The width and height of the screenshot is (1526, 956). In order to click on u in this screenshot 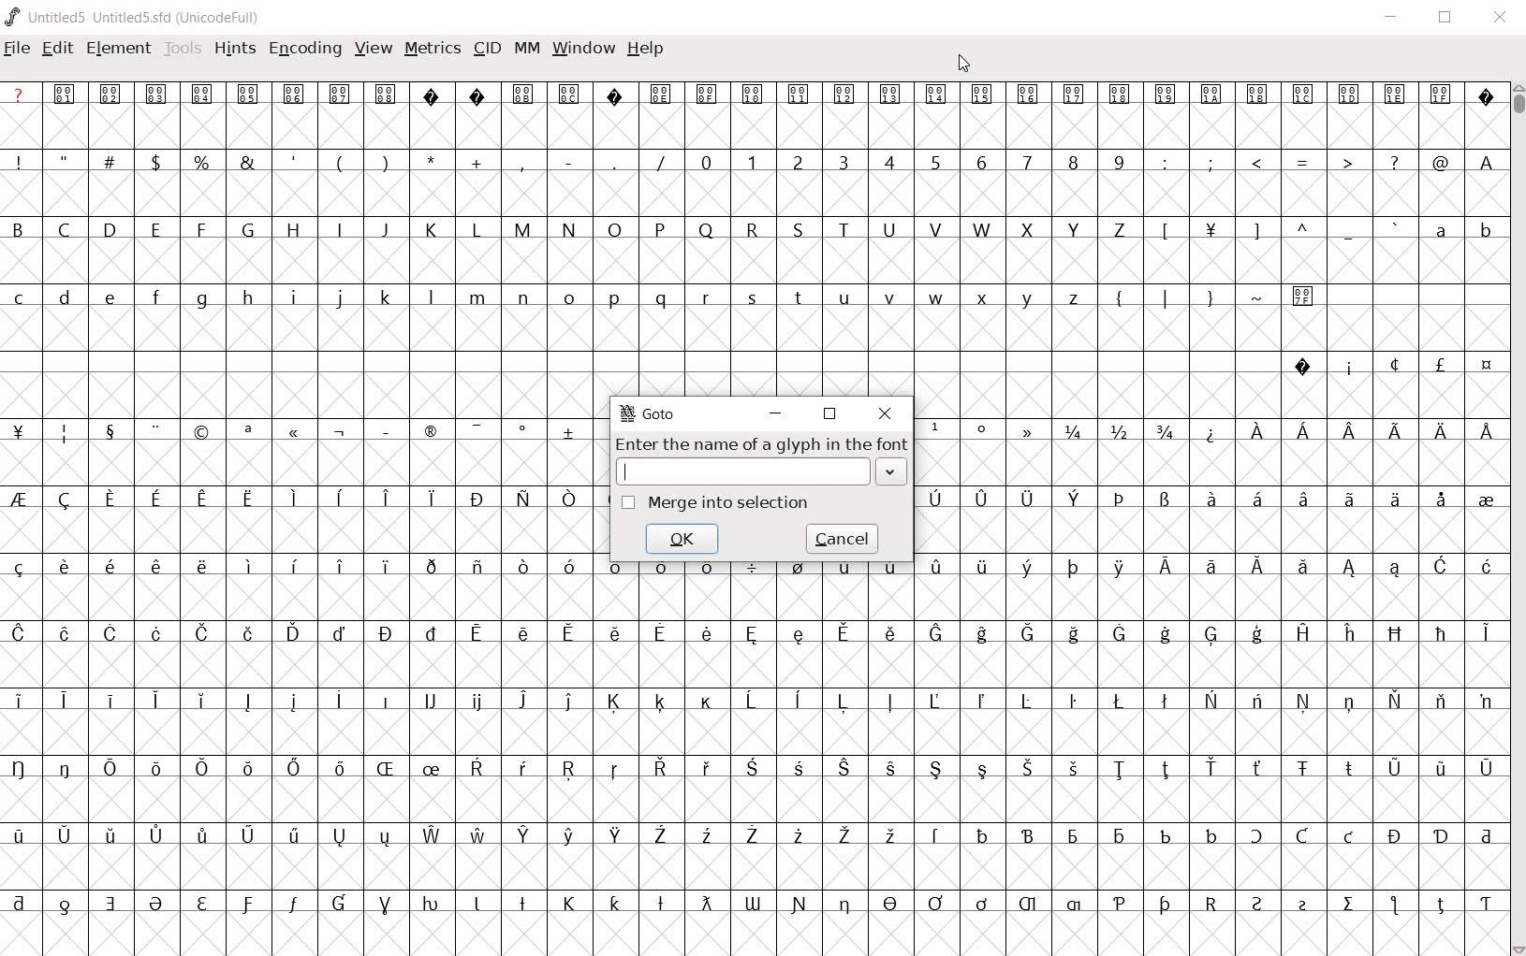, I will do `click(844, 297)`.